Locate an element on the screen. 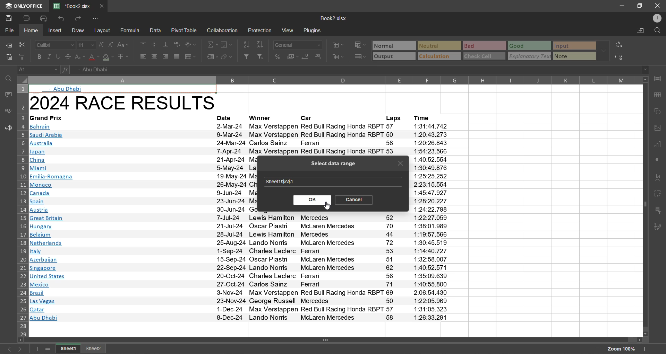 The height and width of the screenshot is (354, 666). image is located at coordinates (658, 129).